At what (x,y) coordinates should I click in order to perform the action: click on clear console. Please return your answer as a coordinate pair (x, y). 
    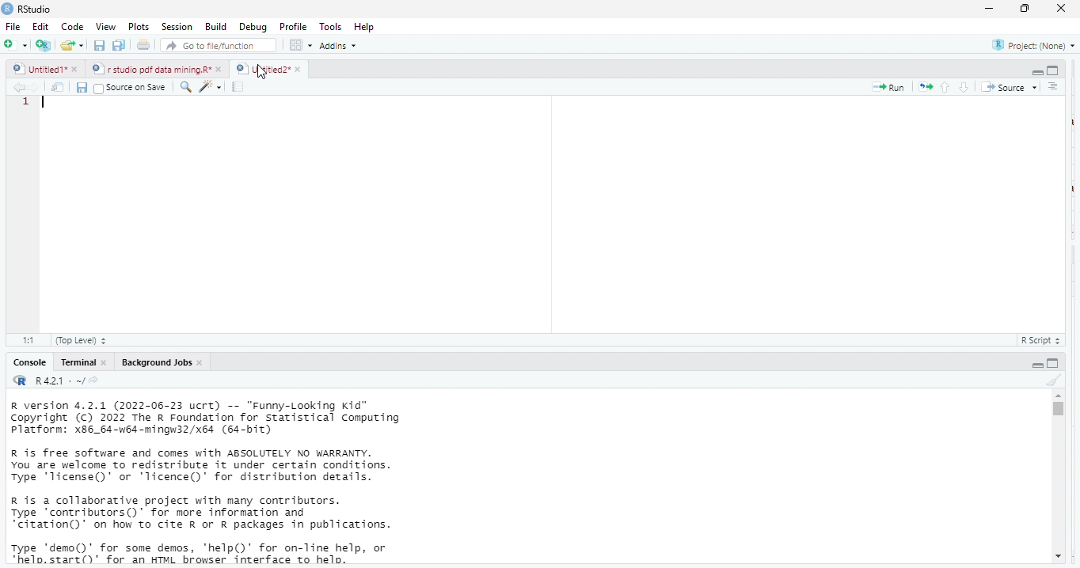
    Looking at the image, I should click on (1053, 378).